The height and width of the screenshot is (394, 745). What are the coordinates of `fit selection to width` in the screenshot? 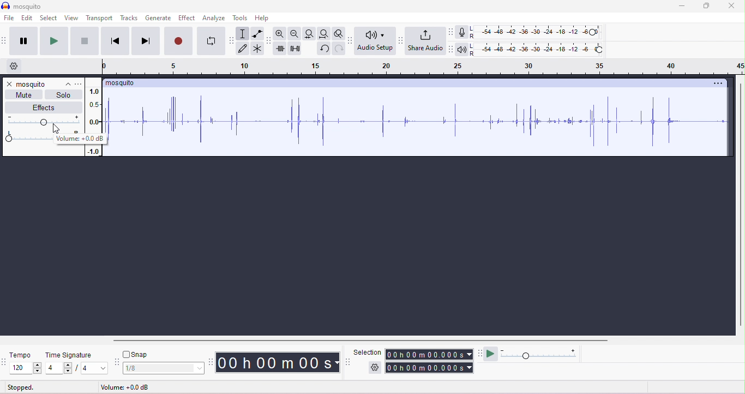 It's located at (309, 34).